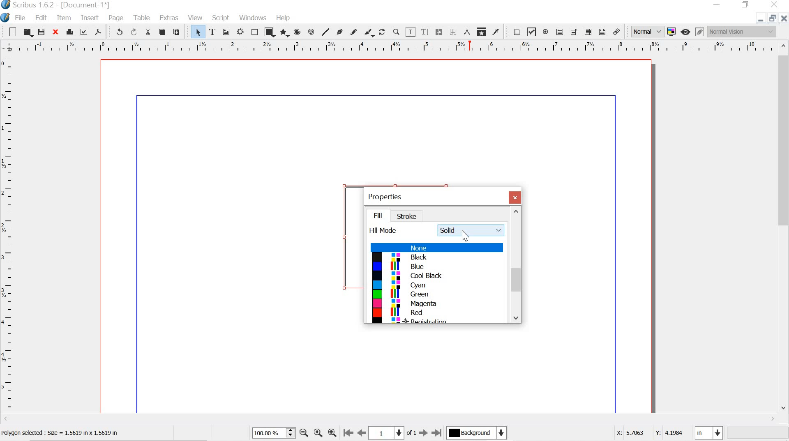 This screenshot has width=789, height=441. Describe the element at coordinates (28, 32) in the screenshot. I see `open` at that location.